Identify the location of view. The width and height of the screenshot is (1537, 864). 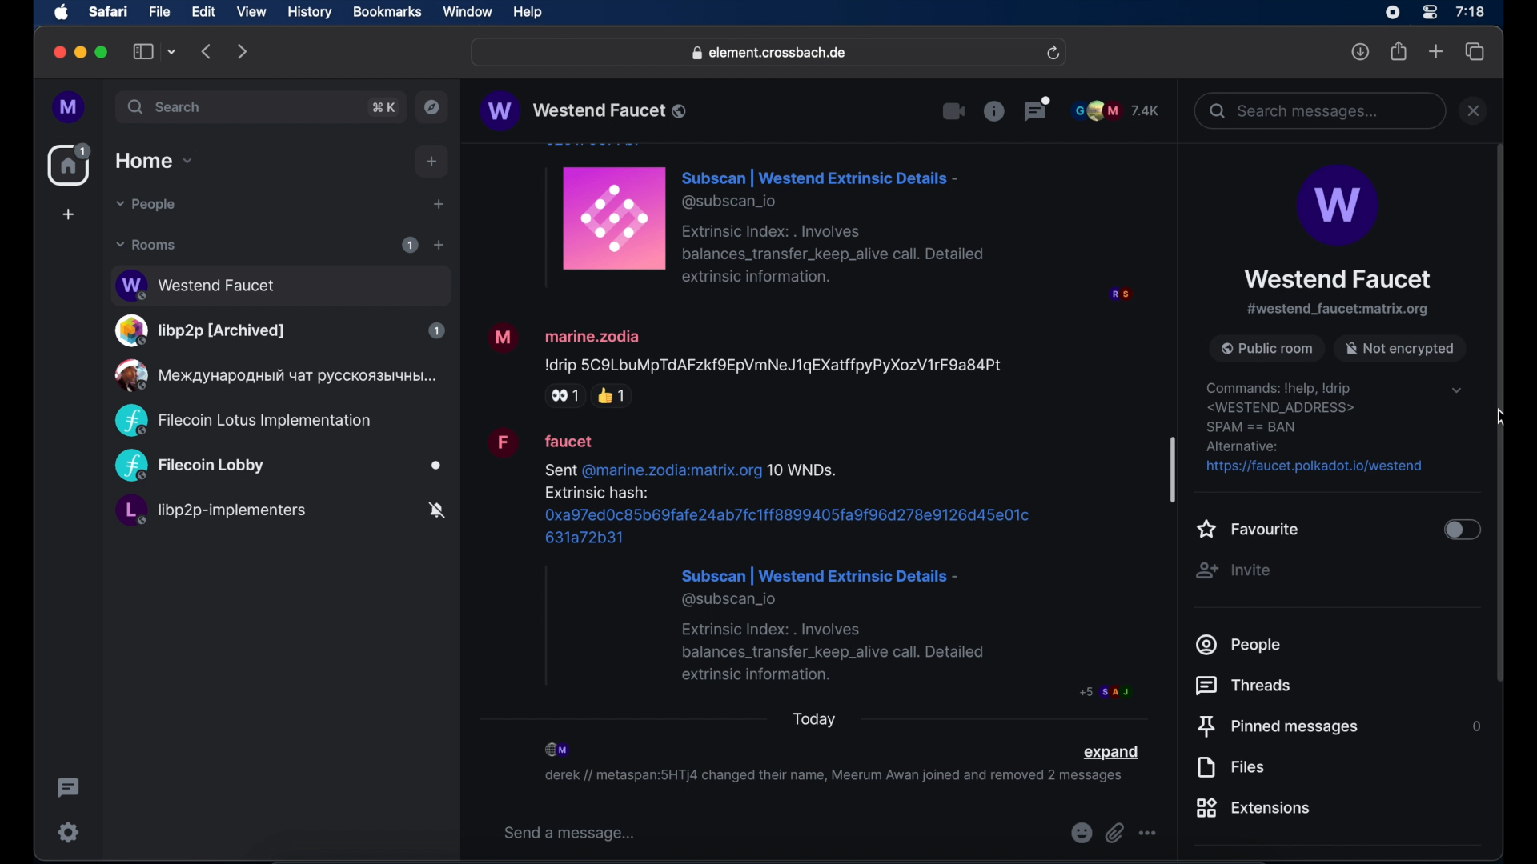
(251, 12).